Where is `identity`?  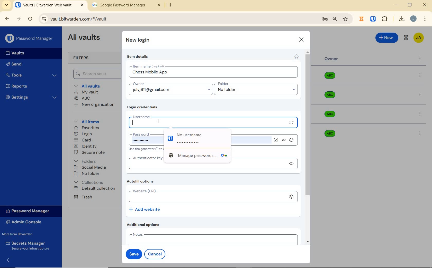 identity is located at coordinates (85, 146).